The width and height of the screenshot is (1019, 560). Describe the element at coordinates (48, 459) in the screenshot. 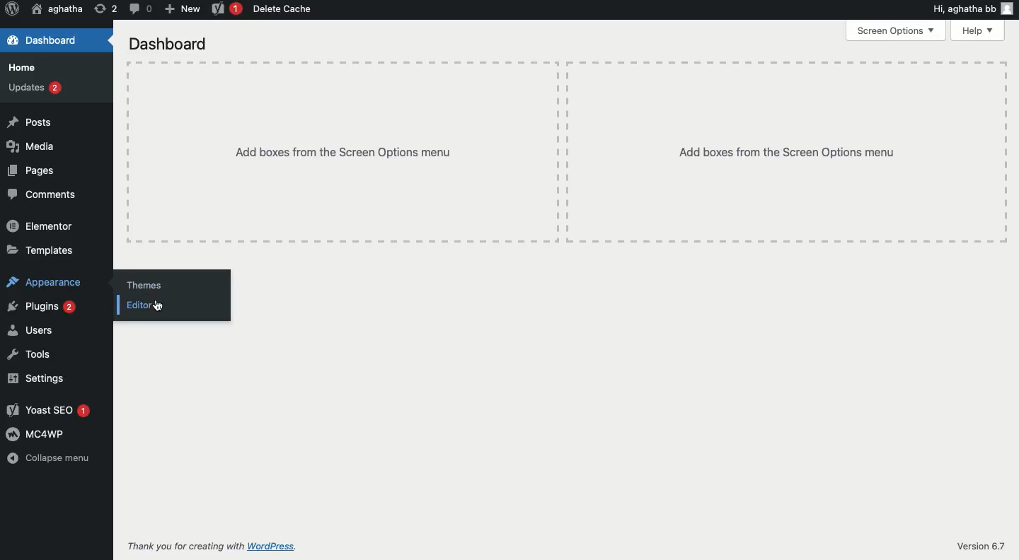

I see `Collapse menu` at that location.